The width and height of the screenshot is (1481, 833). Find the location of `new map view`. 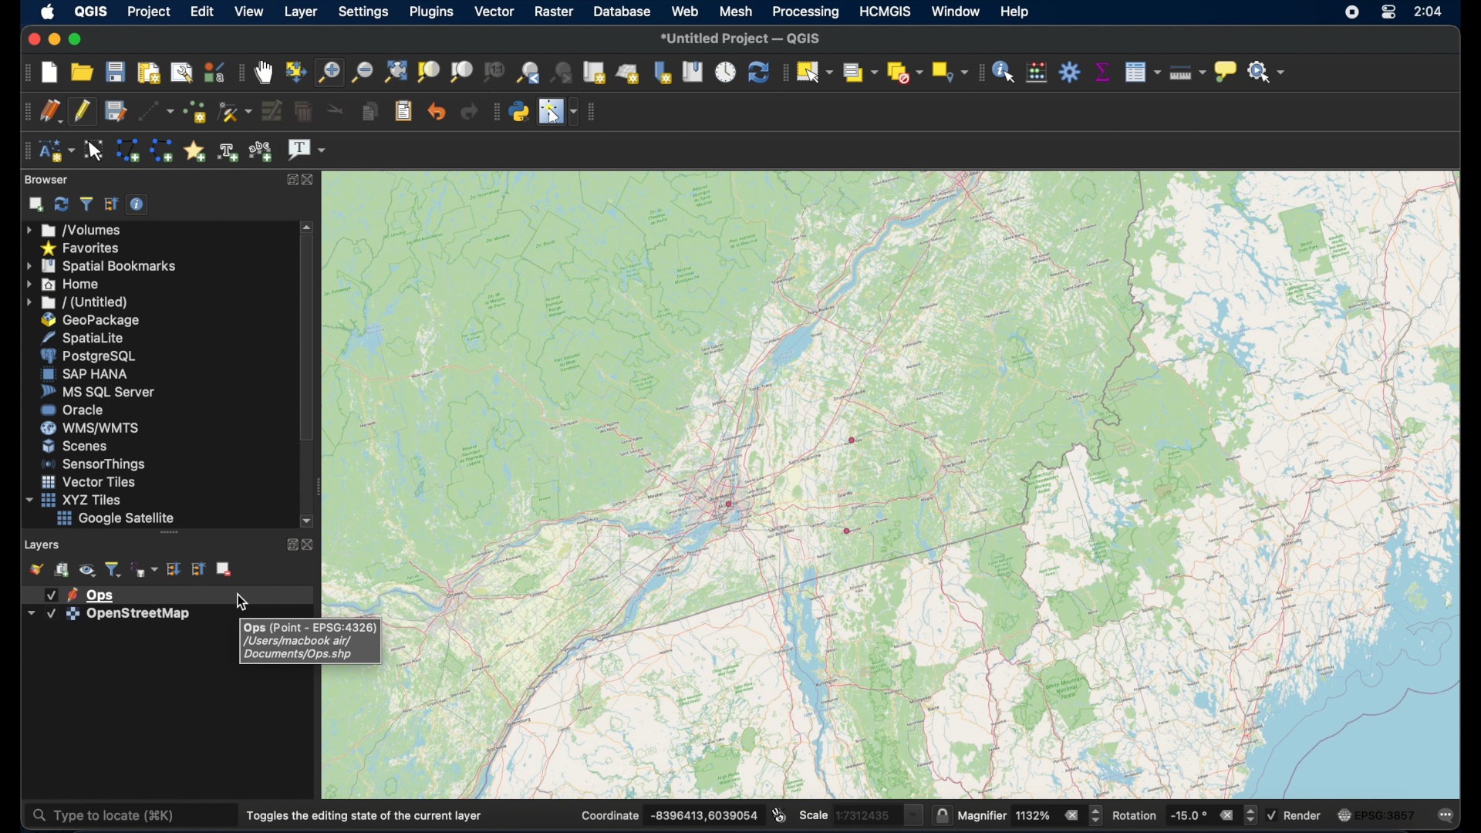

new map view is located at coordinates (593, 73).